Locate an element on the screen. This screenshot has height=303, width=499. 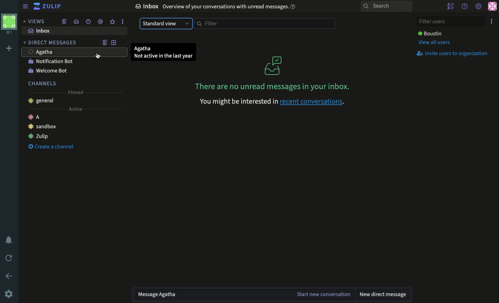
Sandbox is located at coordinates (41, 127).